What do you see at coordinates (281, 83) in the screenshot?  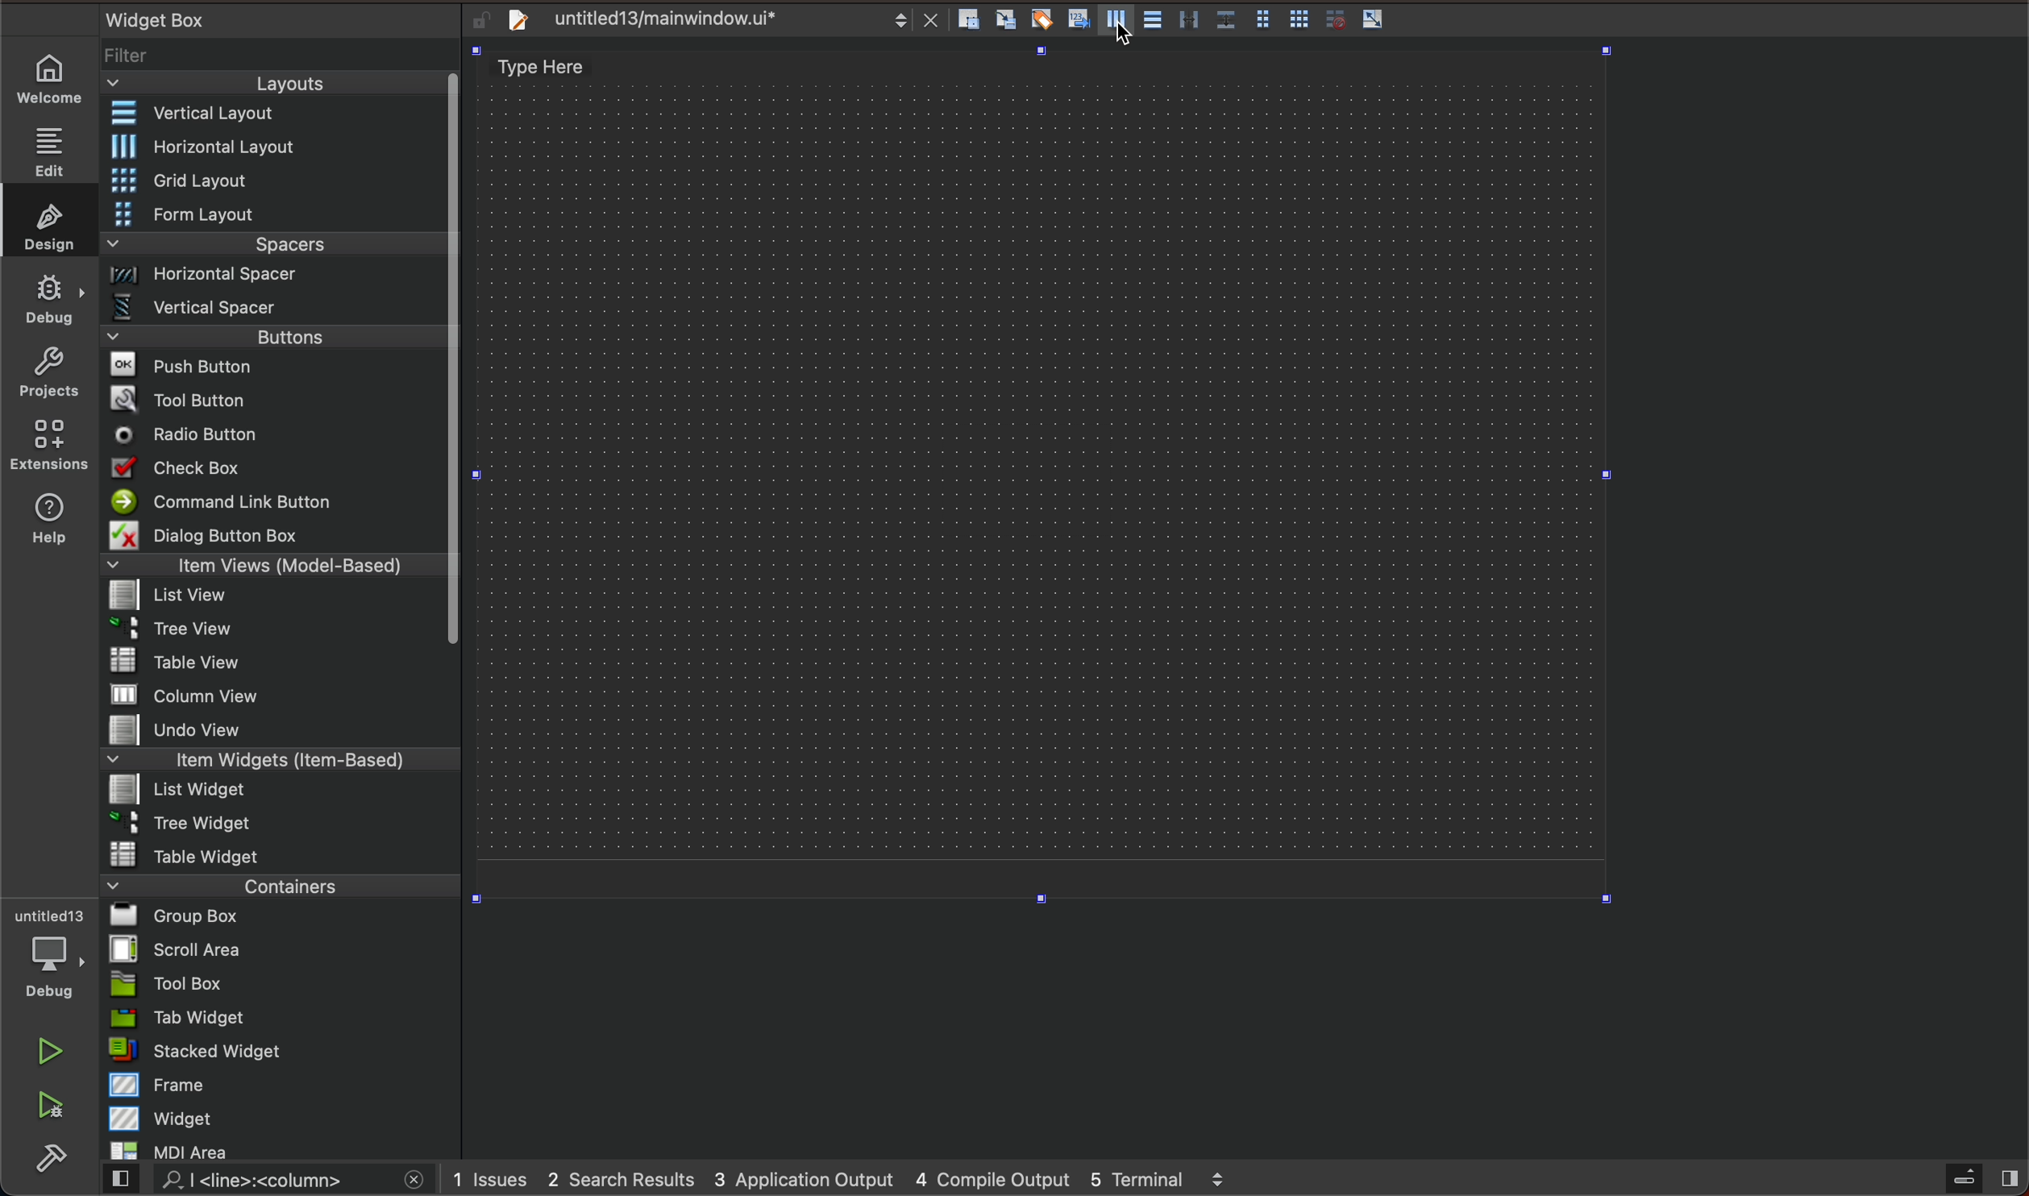 I see `layouts` at bounding box center [281, 83].